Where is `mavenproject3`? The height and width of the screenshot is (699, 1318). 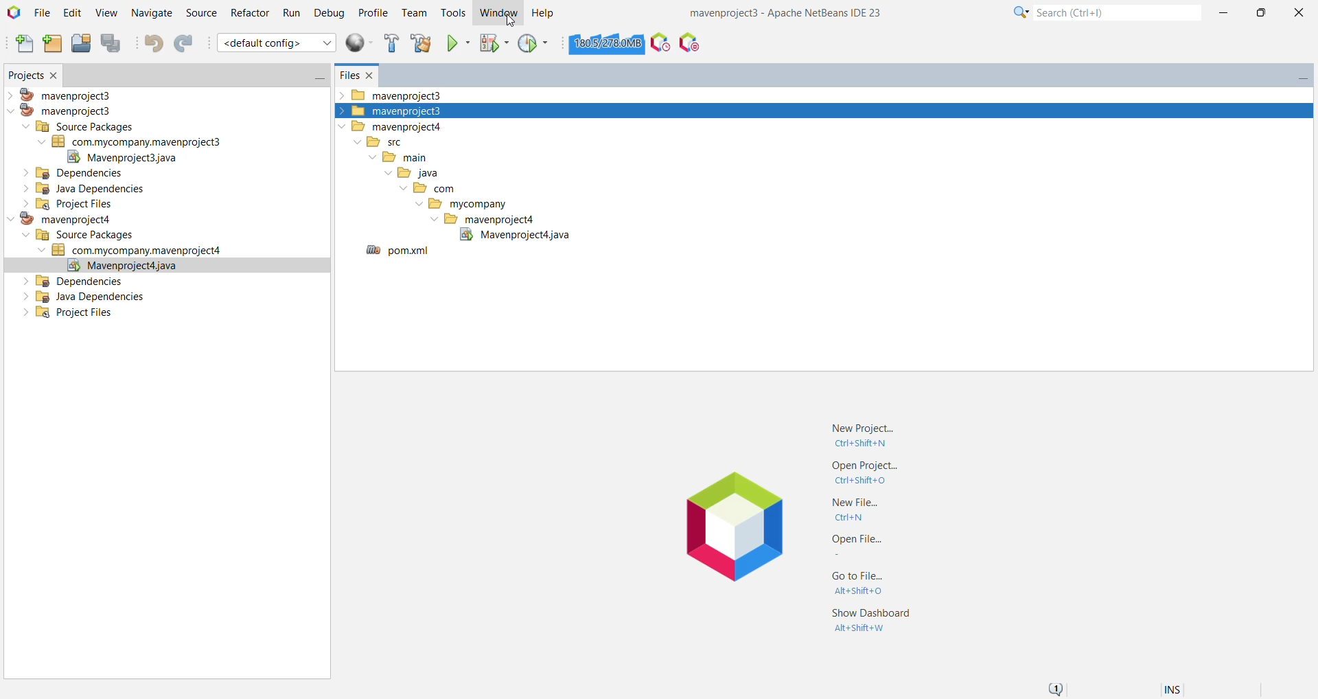 mavenproject3 is located at coordinates (64, 94).